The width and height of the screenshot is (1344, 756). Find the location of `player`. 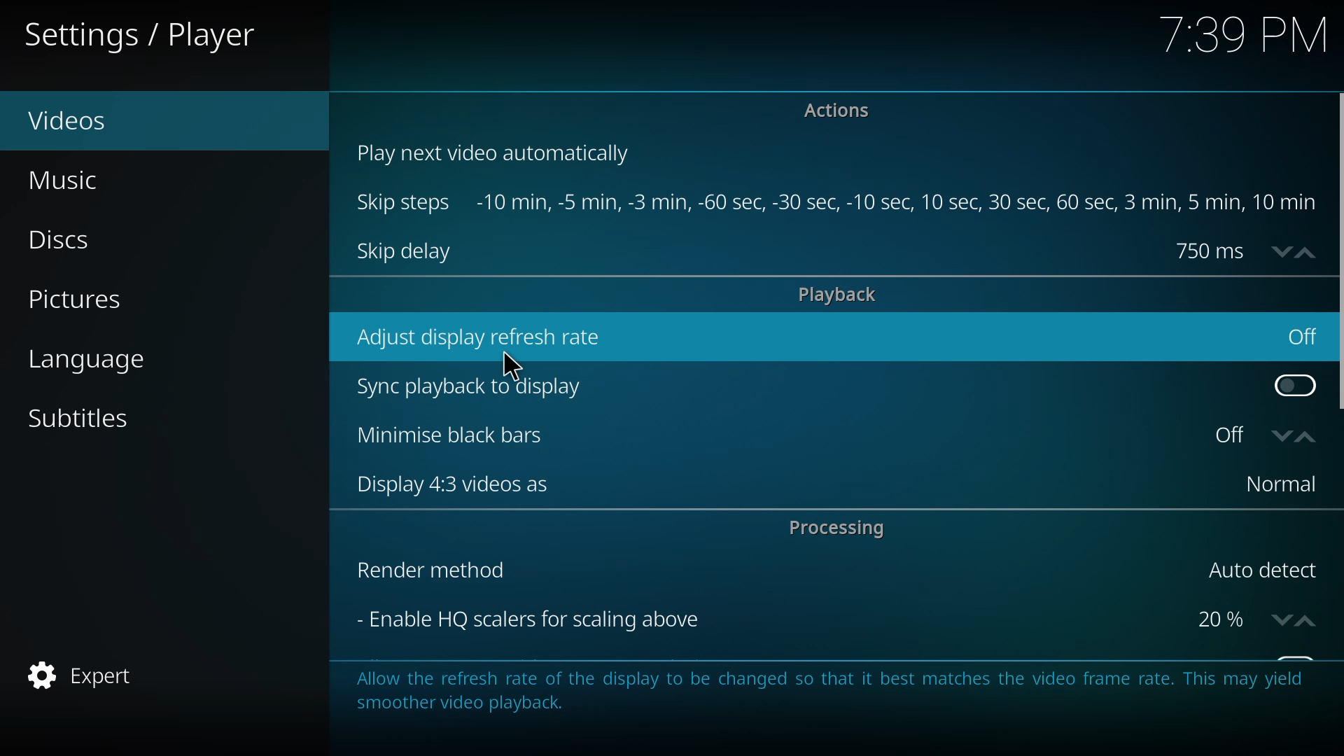

player is located at coordinates (146, 36).